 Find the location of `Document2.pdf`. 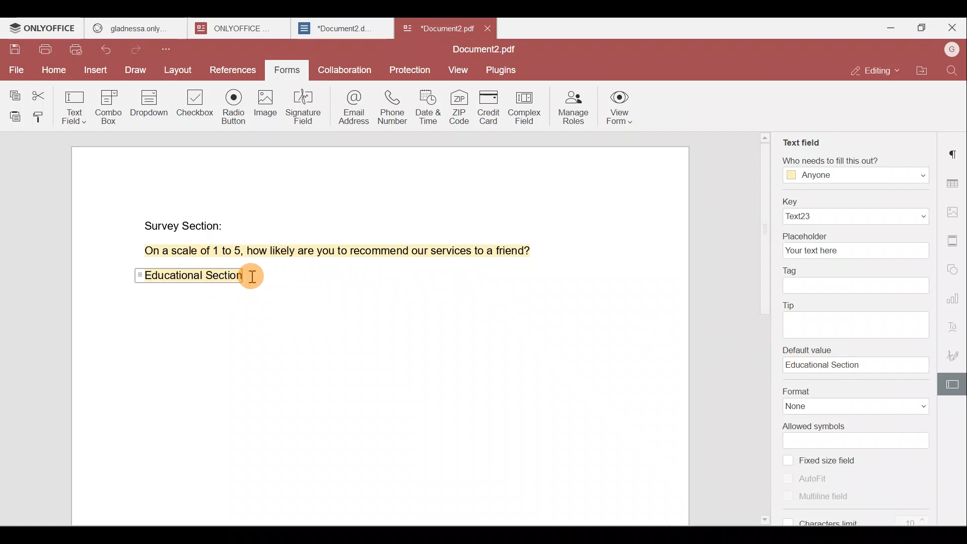

Document2.pdf is located at coordinates (436, 28).